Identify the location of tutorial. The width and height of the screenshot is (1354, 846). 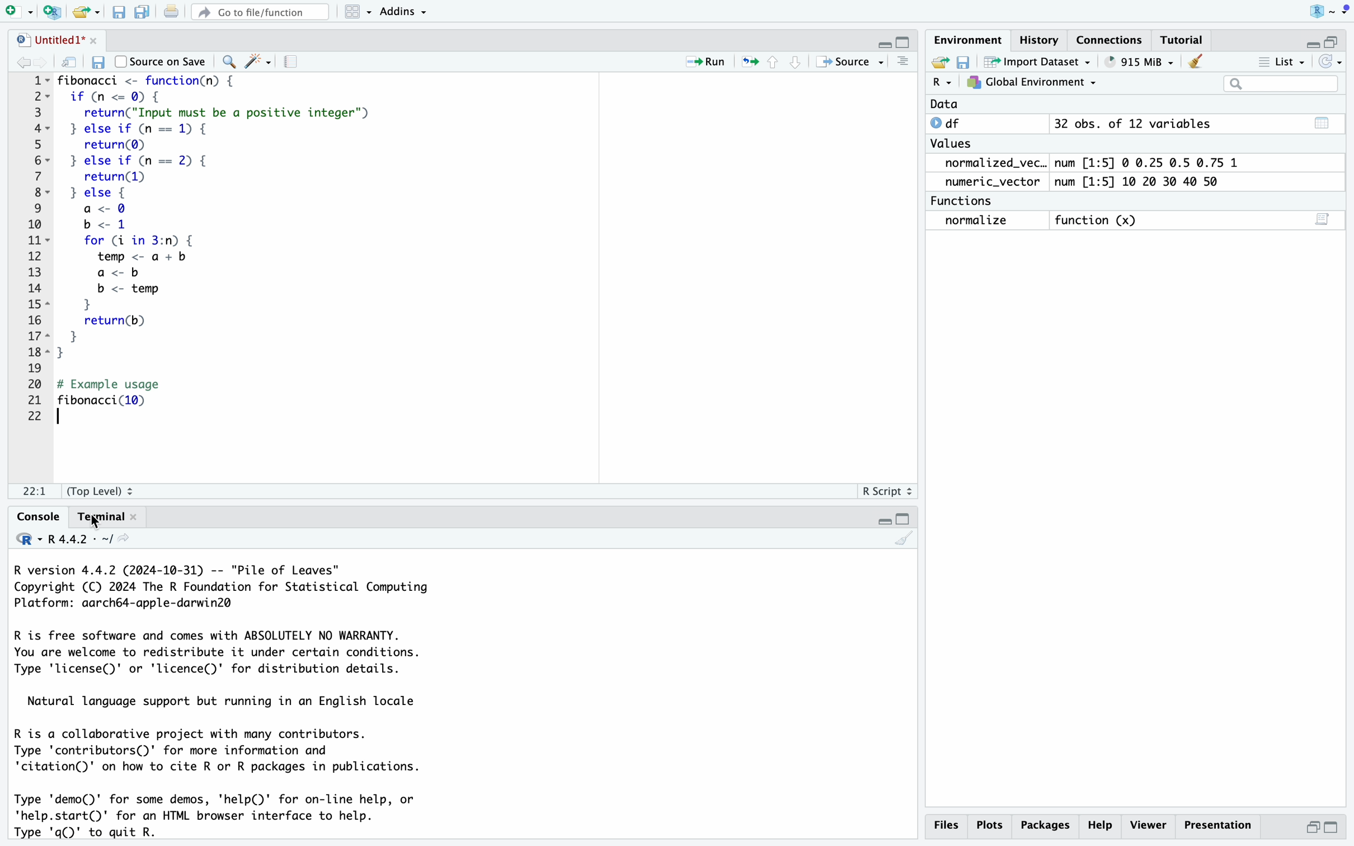
(1187, 37).